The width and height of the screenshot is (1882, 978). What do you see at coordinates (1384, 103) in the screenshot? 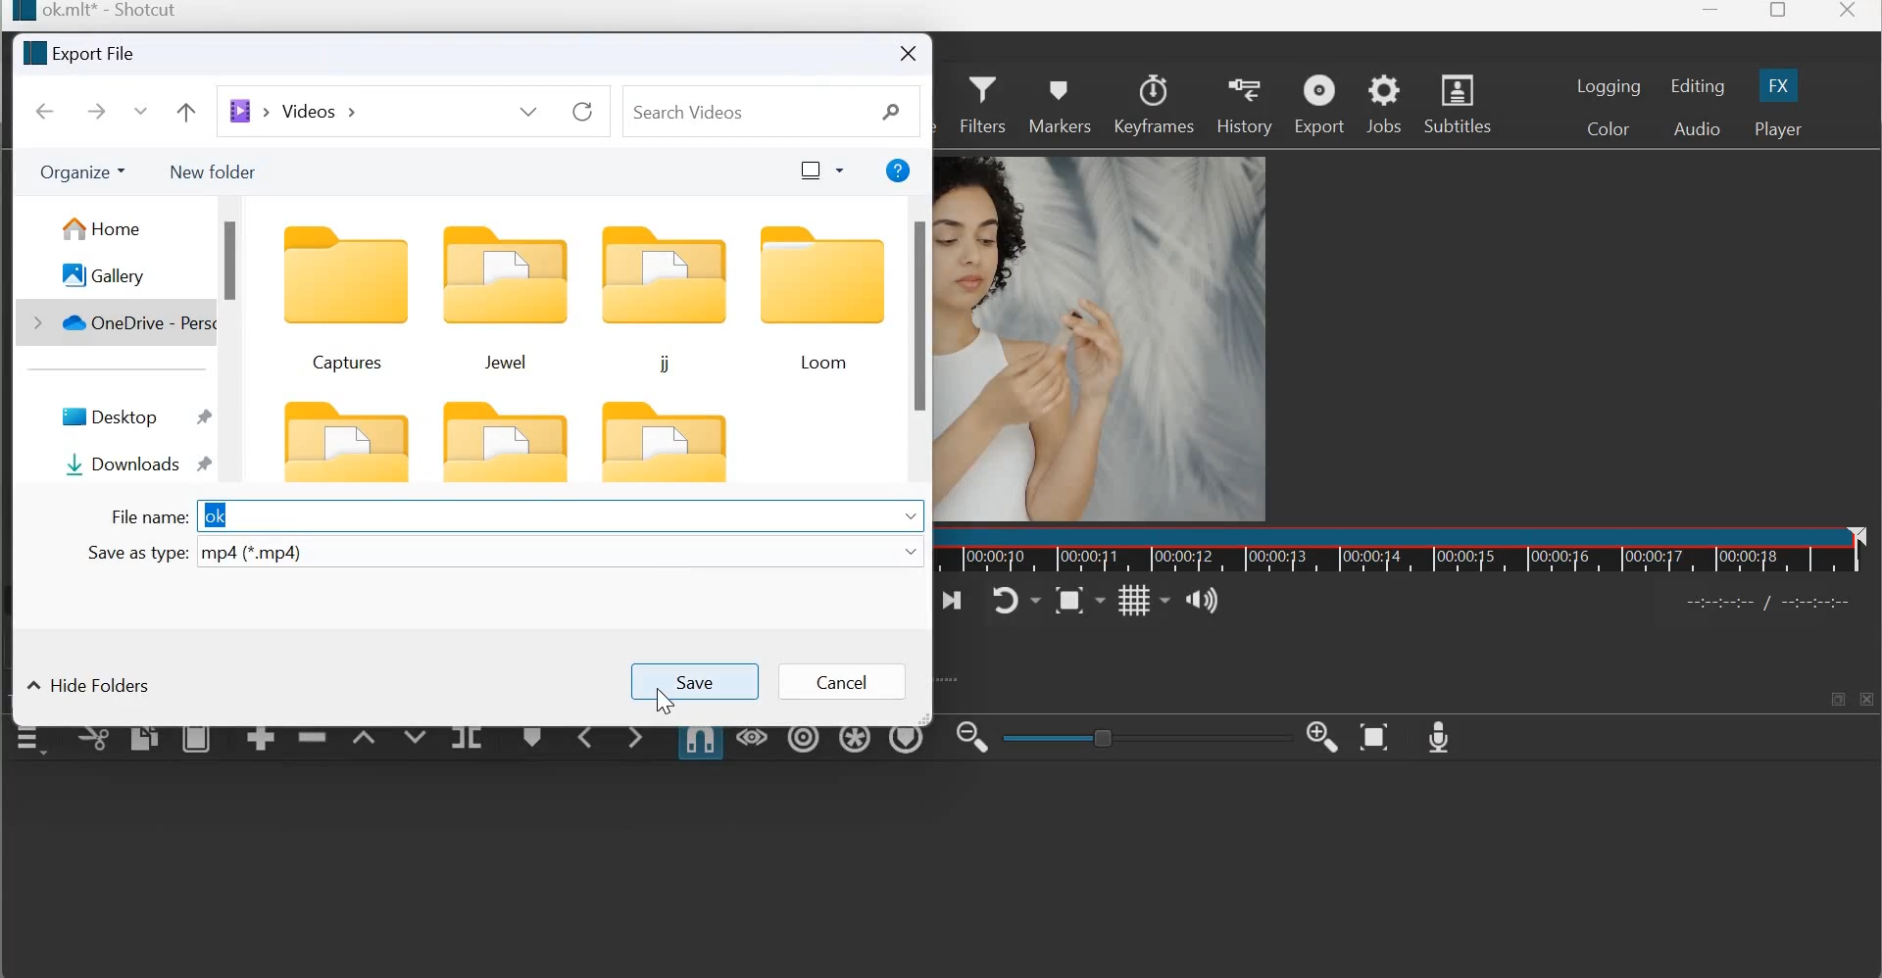
I see `Jobs` at bounding box center [1384, 103].